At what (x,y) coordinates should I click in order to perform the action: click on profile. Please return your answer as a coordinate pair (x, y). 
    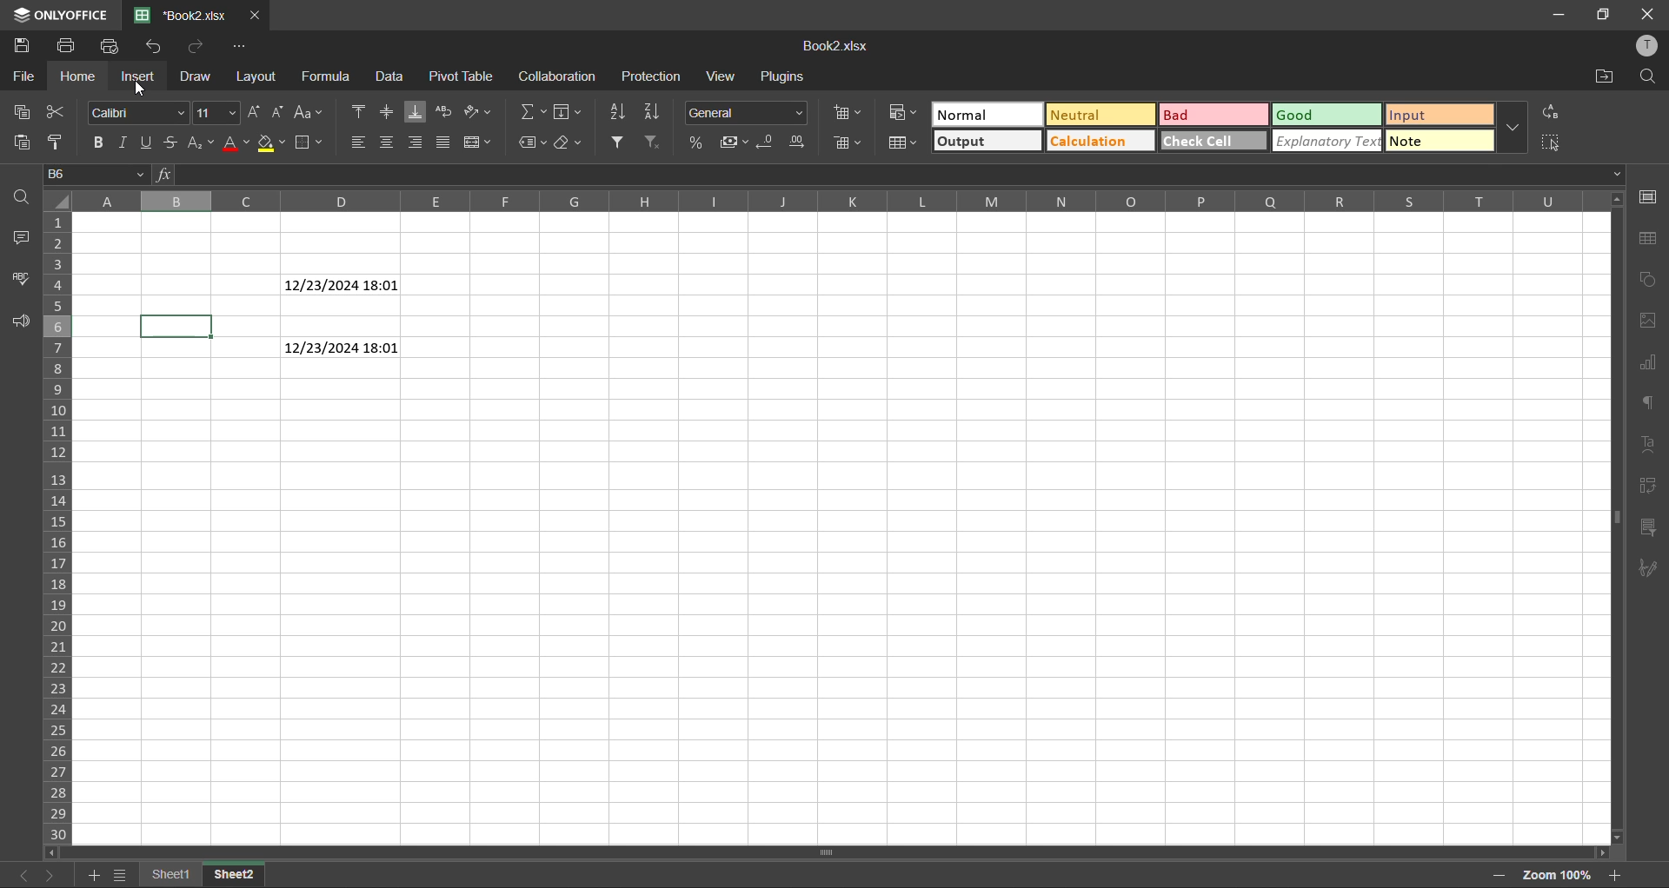
    Looking at the image, I should click on (1646, 46).